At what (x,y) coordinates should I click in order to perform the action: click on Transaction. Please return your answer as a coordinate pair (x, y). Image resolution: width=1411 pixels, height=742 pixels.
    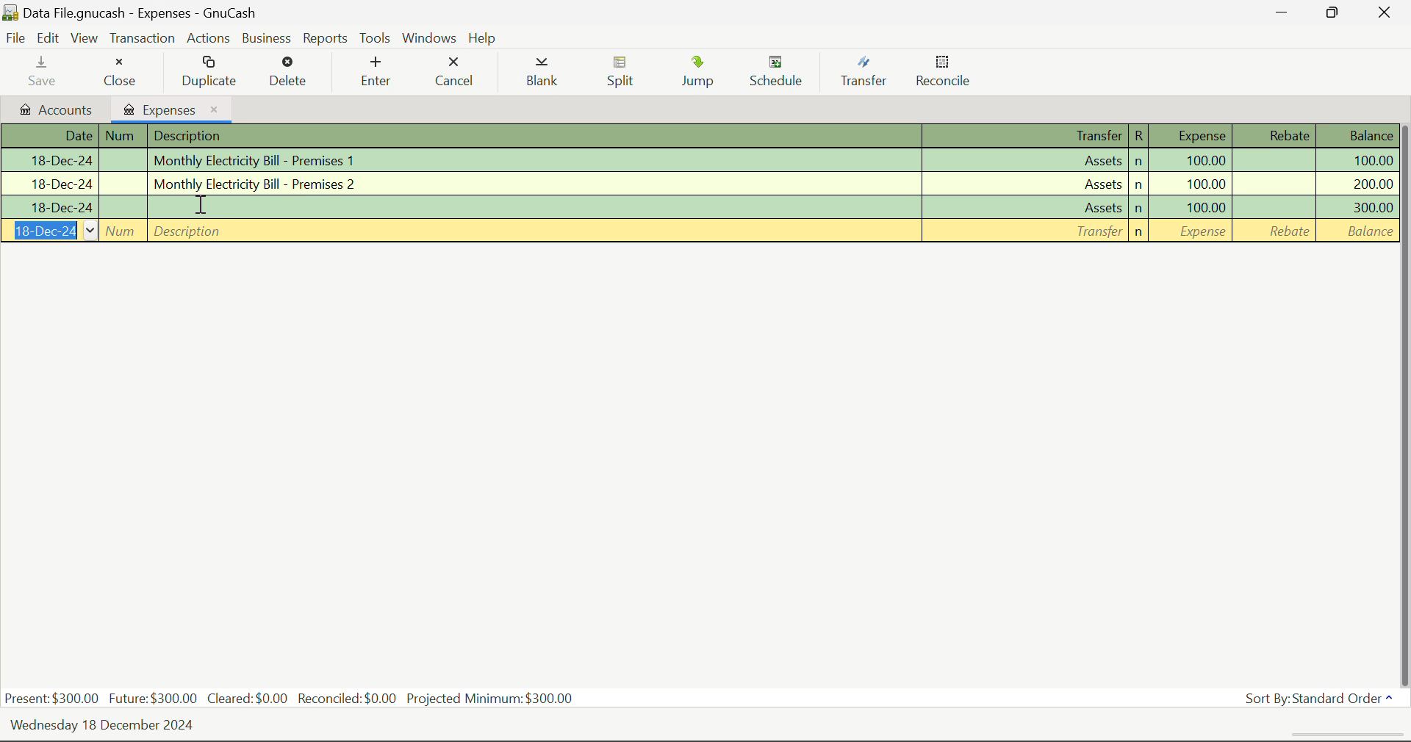
    Looking at the image, I should click on (142, 39).